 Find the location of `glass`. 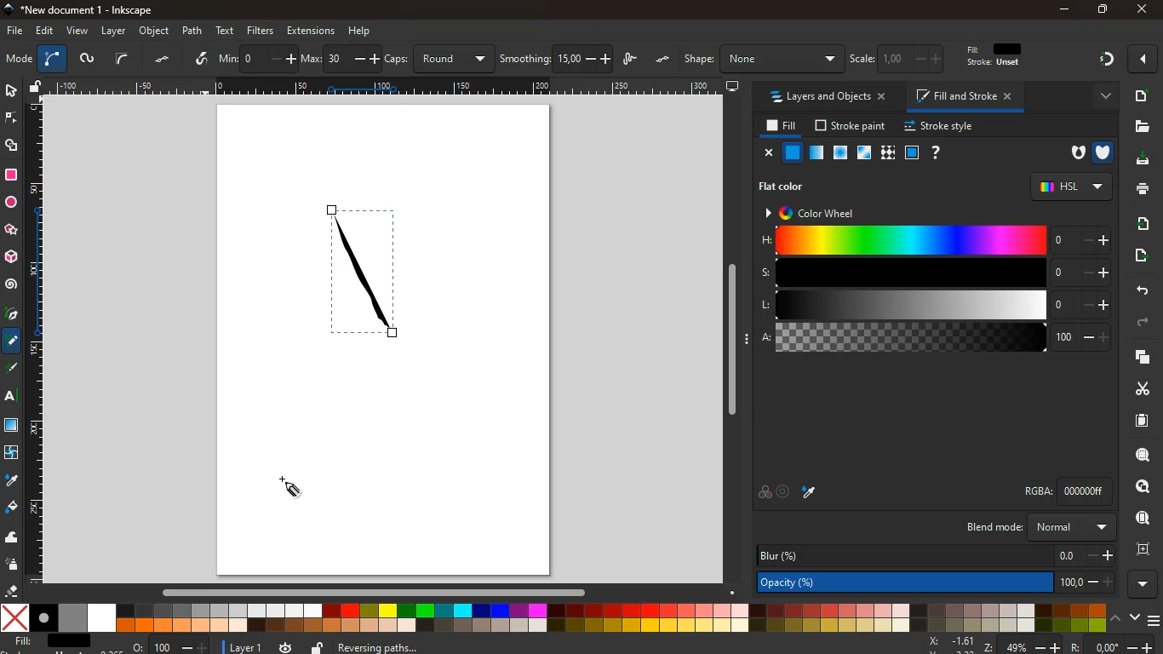

glass is located at coordinates (816, 154).